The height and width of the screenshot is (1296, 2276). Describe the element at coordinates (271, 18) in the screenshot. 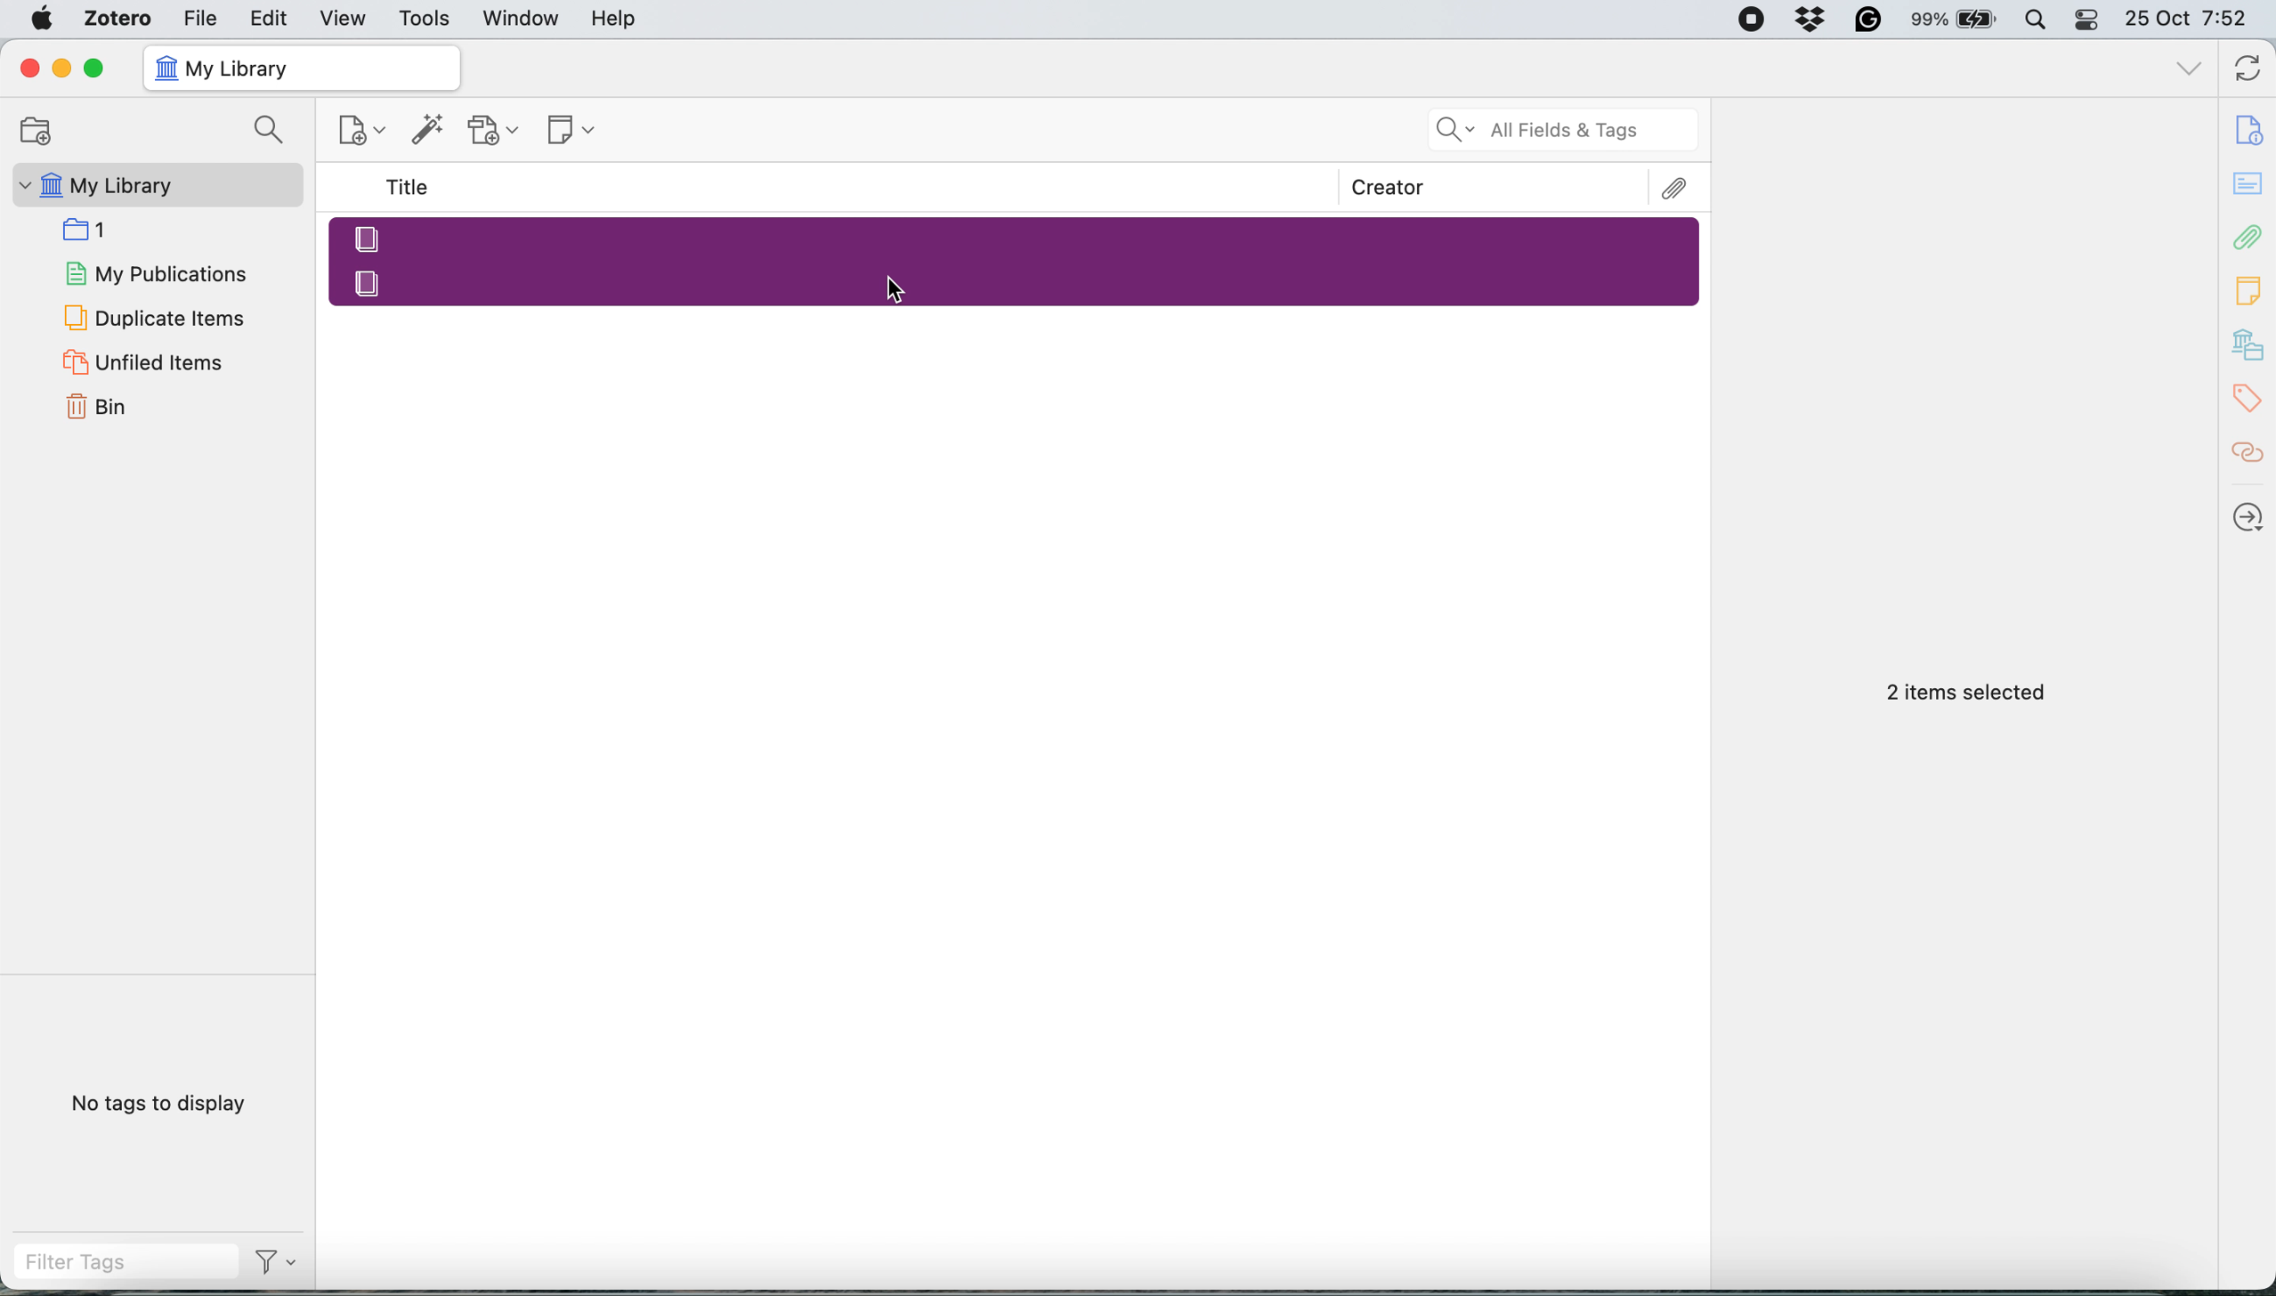

I see `Edit` at that location.